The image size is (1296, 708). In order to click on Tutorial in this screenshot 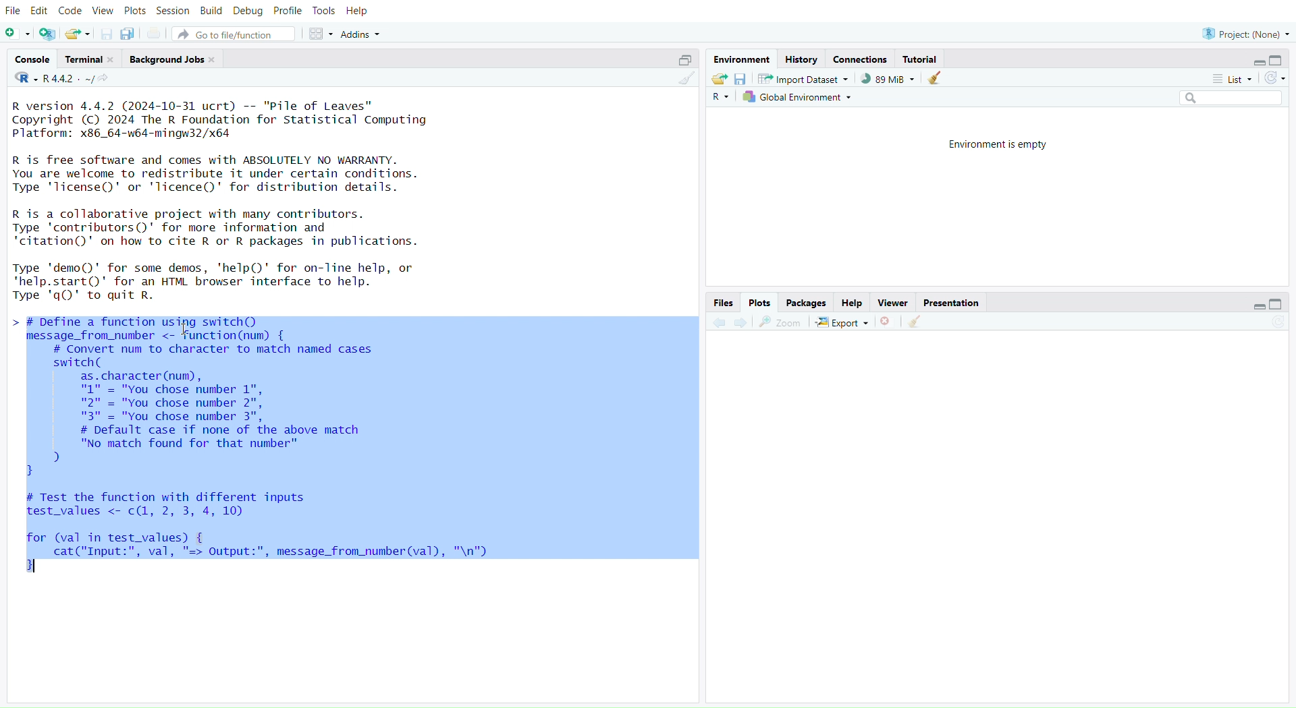, I will do `click(926, 59)`.